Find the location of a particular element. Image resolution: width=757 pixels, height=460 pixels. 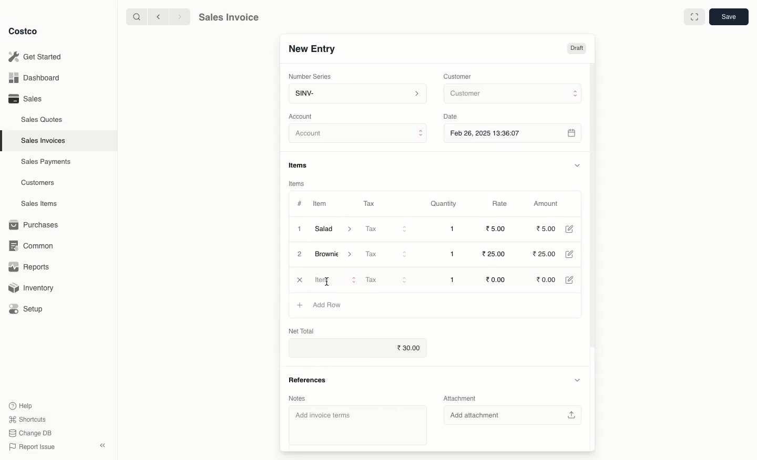

5.00 is located at coordinates (546, 228).